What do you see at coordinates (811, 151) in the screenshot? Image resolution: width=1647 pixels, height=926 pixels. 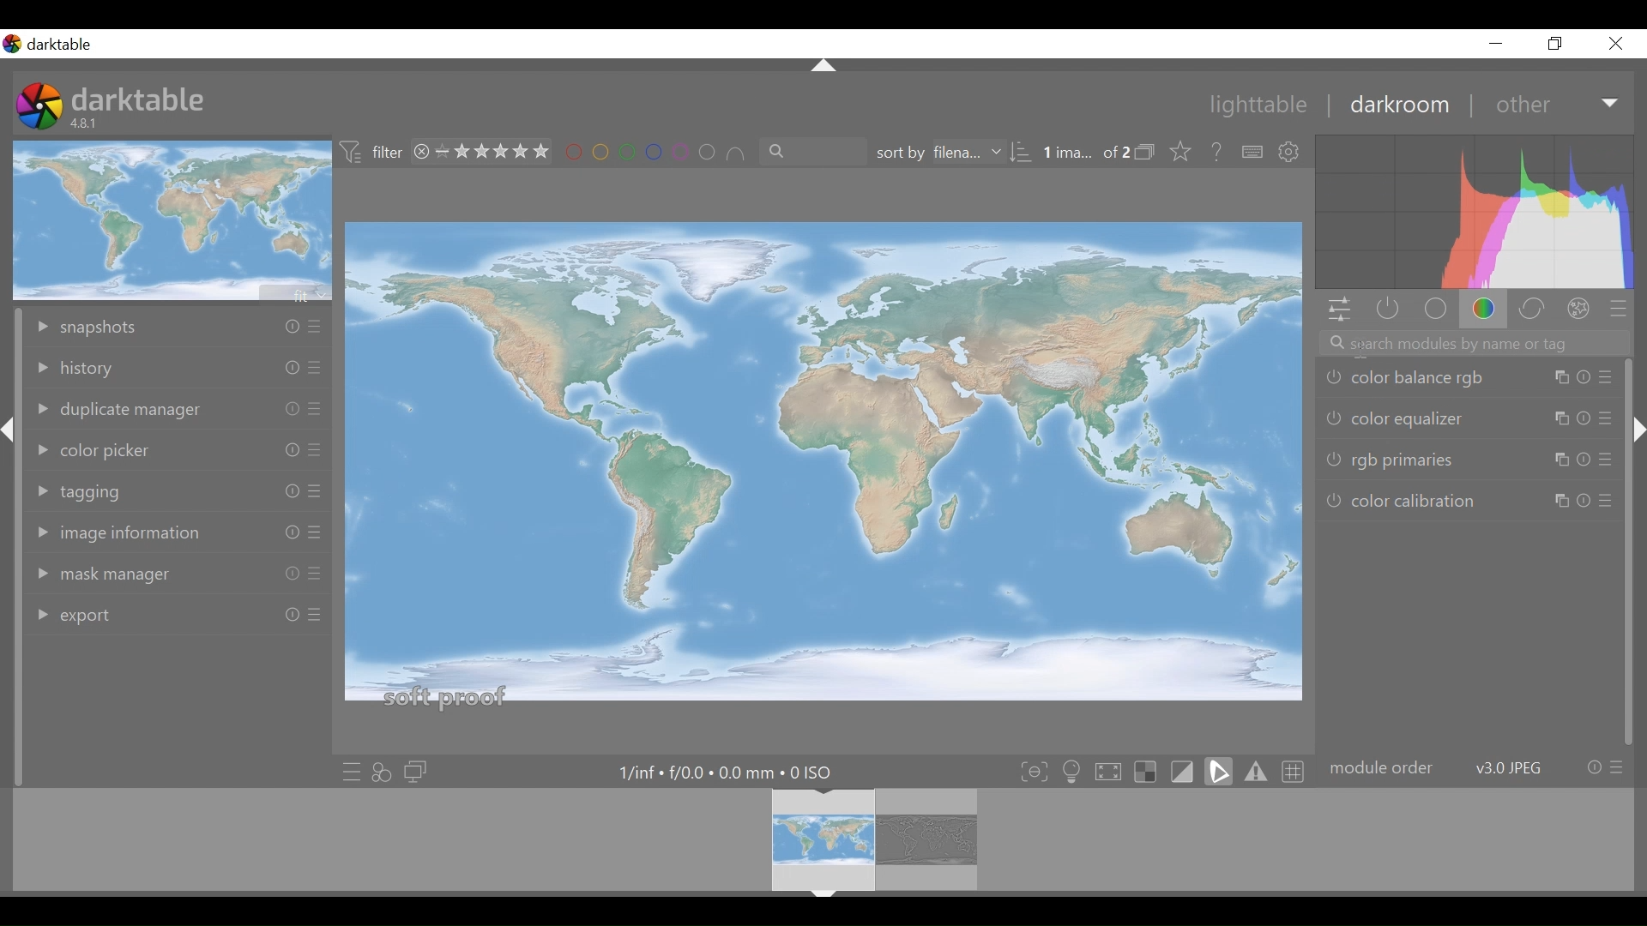 I see `filter by text from images` at bounding box center [811, 151].